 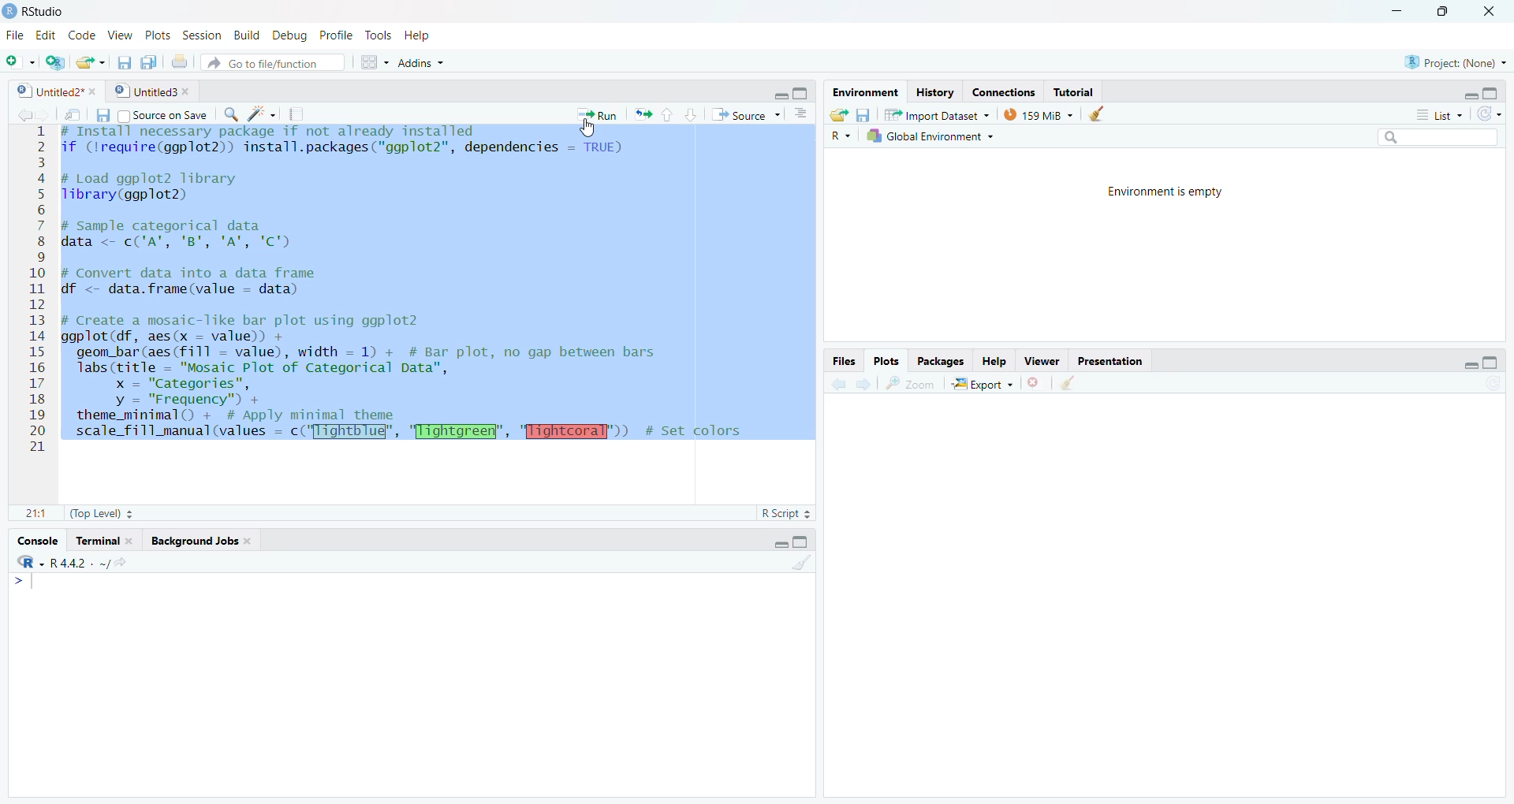 I want to click on Zoom, so click(x=912, y=384).